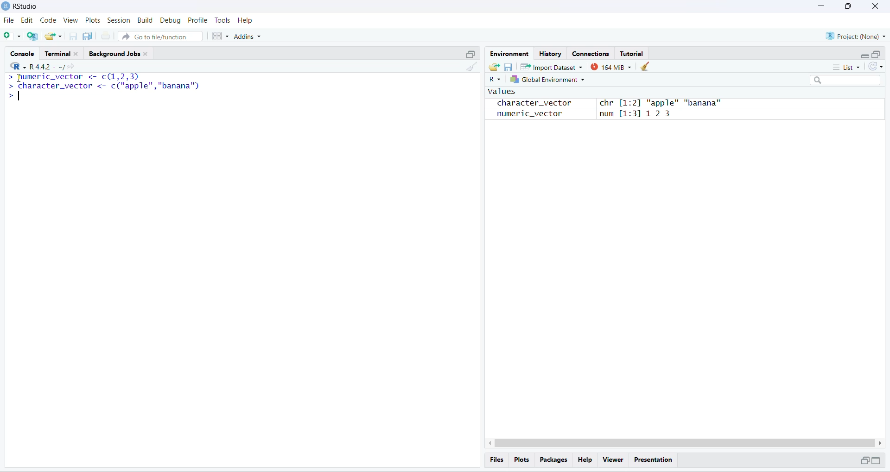 The width and height of the screenshot is (890, 472). I want to click on Import Dataset, so click(551, 67).